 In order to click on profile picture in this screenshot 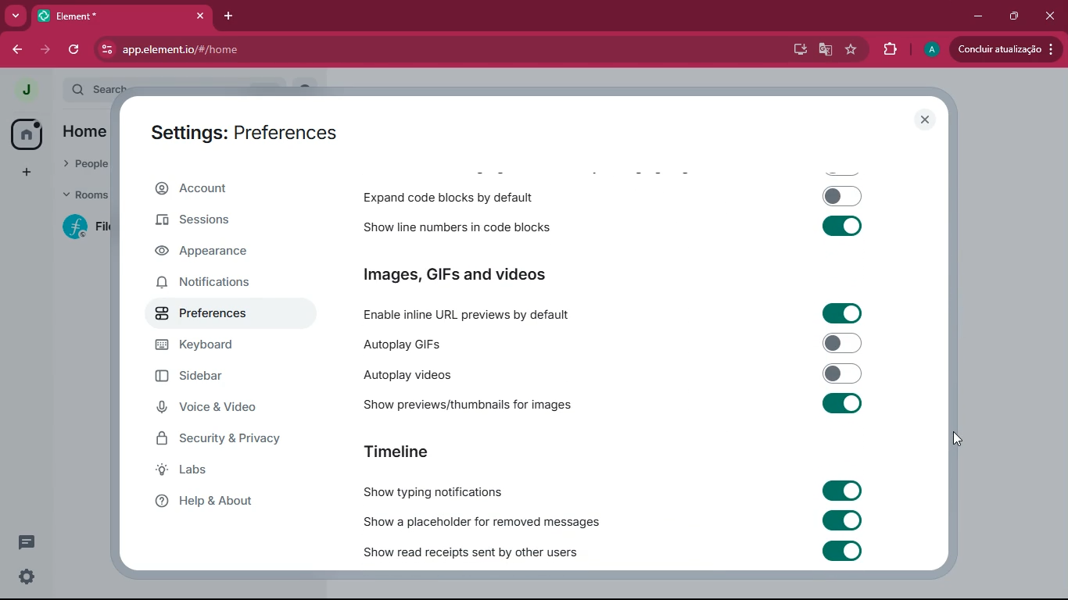, I will do `click(25, 90)`.